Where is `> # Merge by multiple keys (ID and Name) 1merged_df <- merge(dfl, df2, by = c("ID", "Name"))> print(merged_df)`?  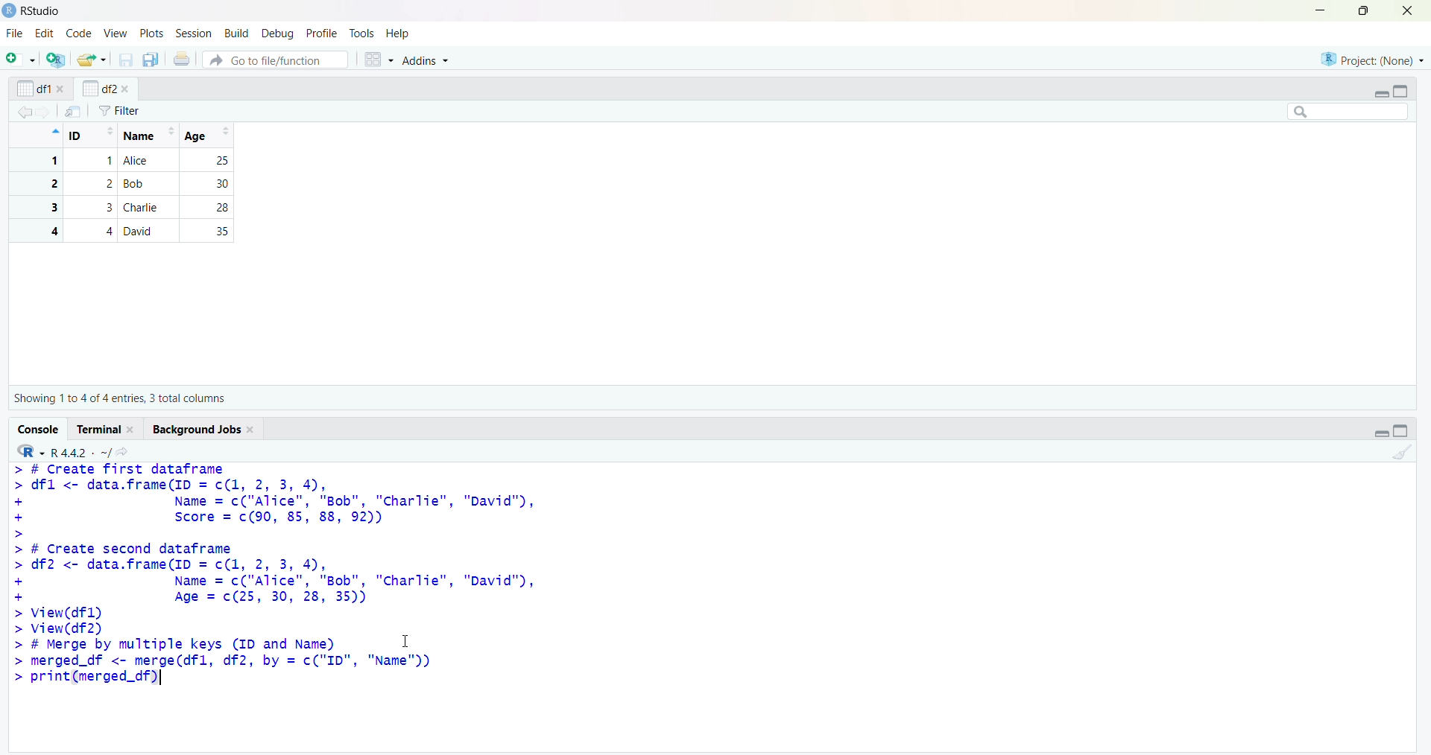 > # Merge by multiple keys (ID and Name) 1merged_df <- merge(dfl, df2, by = c("ID", "Name"))> print(merged_df) is located at coordinates (227, 662).